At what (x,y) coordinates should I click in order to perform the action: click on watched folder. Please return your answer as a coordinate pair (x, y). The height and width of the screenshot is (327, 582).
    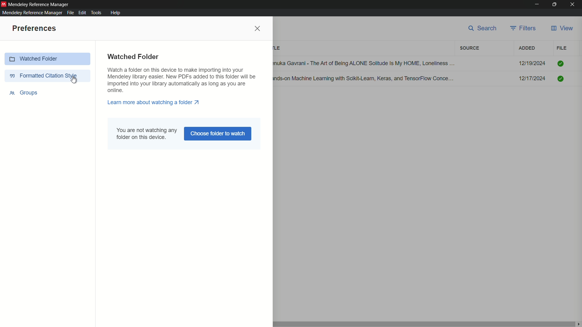
    Looking at the image, I should click on (48, 58).